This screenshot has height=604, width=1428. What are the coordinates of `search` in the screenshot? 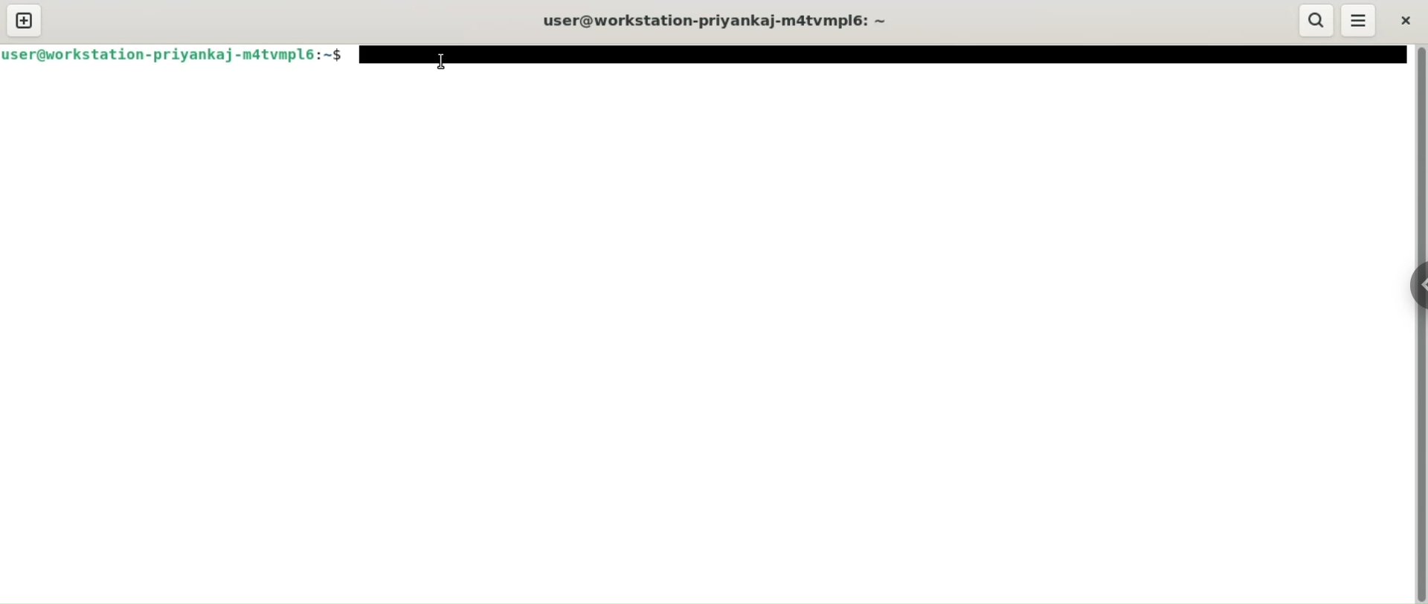 It's located at (1317, 21).